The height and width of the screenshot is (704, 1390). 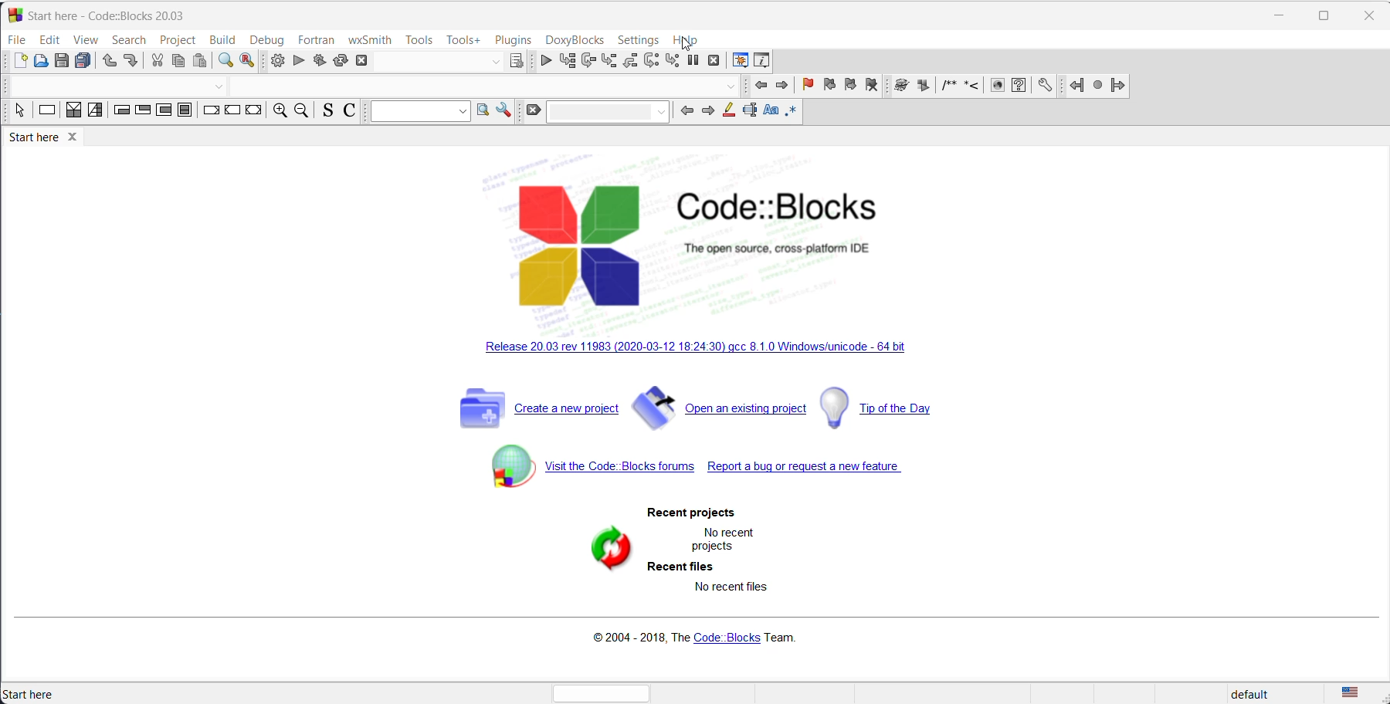 I want to click on next line, so click(x=588, y=63).